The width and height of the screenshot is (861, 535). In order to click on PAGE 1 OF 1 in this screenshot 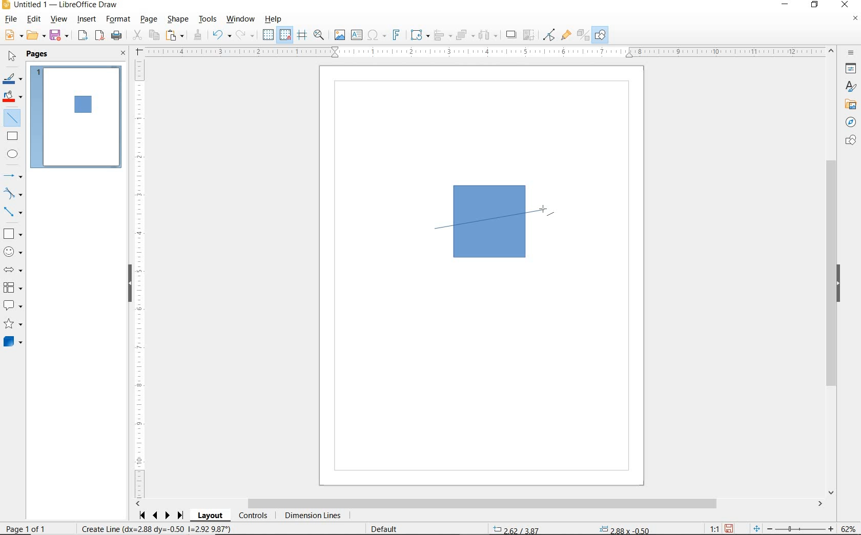, I will do `click(37, 530)`.